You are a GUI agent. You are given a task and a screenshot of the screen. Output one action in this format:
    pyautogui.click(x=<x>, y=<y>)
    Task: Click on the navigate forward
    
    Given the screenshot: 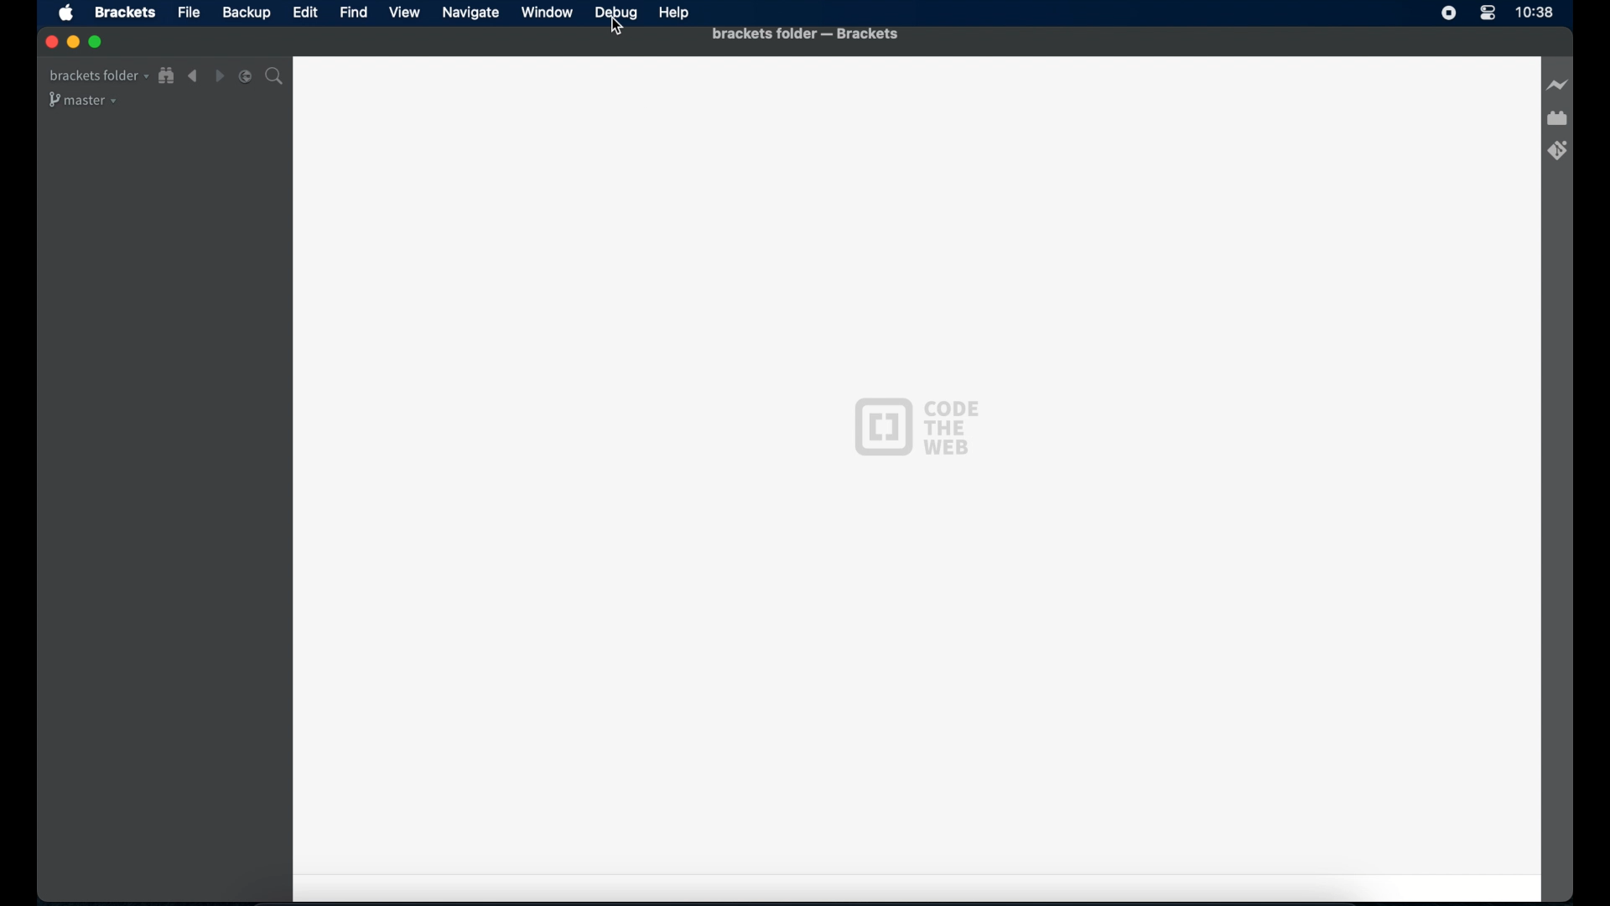 What is the action you would take?
    pyautogui.click(x=219, y=76)
    